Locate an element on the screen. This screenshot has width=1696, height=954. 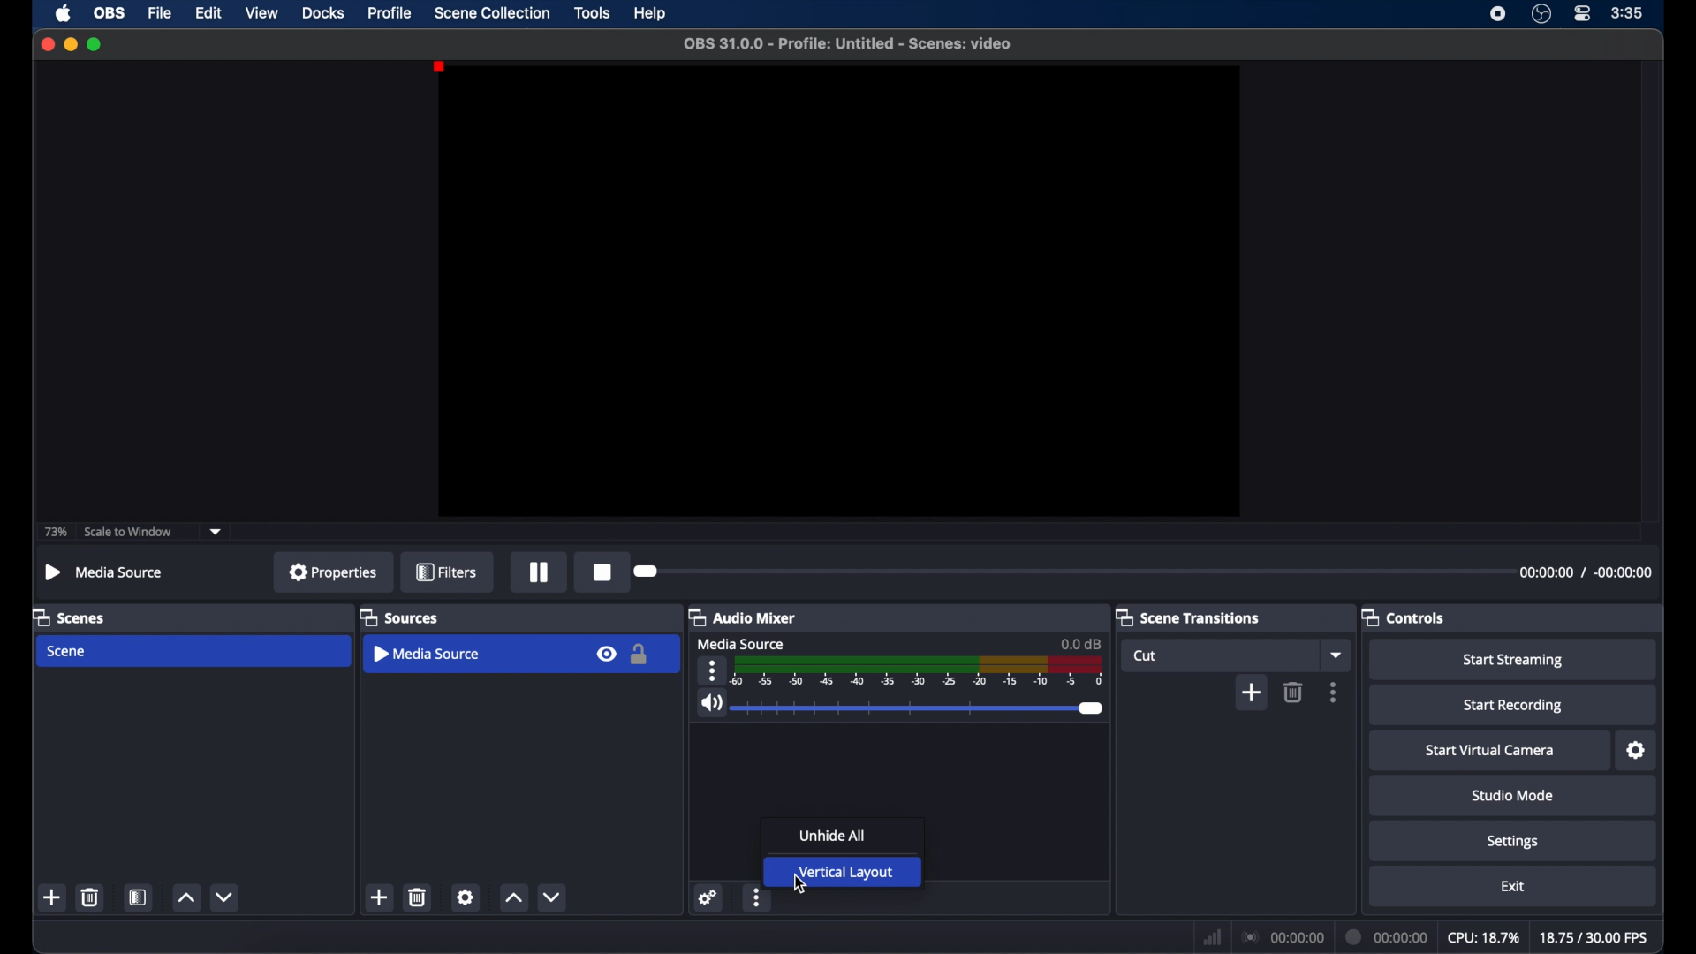
decrement is located at coordinates (552, 897).